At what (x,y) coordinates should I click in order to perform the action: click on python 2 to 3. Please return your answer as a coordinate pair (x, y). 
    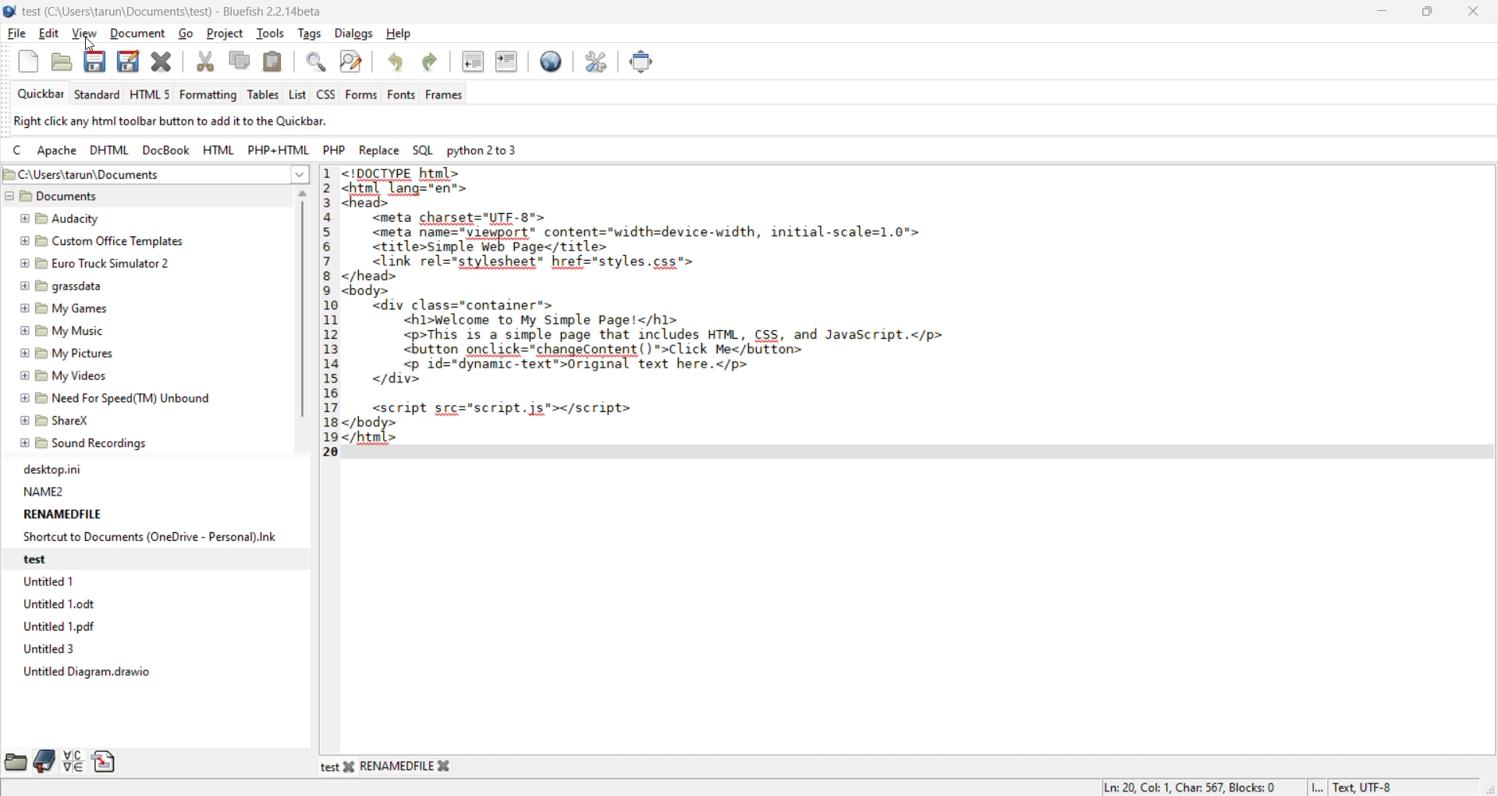
    Looking at the image, I should click on (492, 150).